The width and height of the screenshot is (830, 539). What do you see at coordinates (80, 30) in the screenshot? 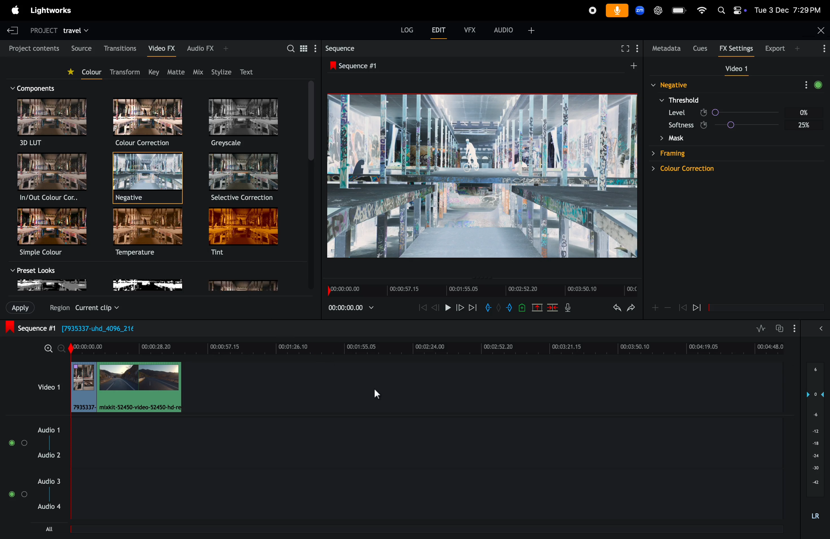
I see `travel` at bounding box center [80, 30].